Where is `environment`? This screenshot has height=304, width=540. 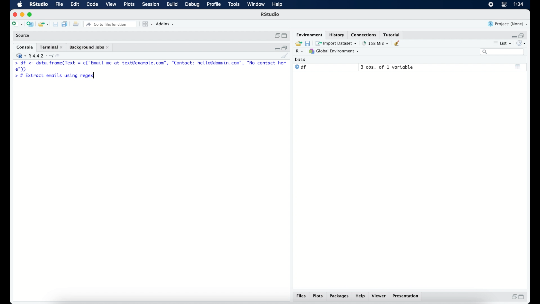
environment is located at coordinates (309, 35).